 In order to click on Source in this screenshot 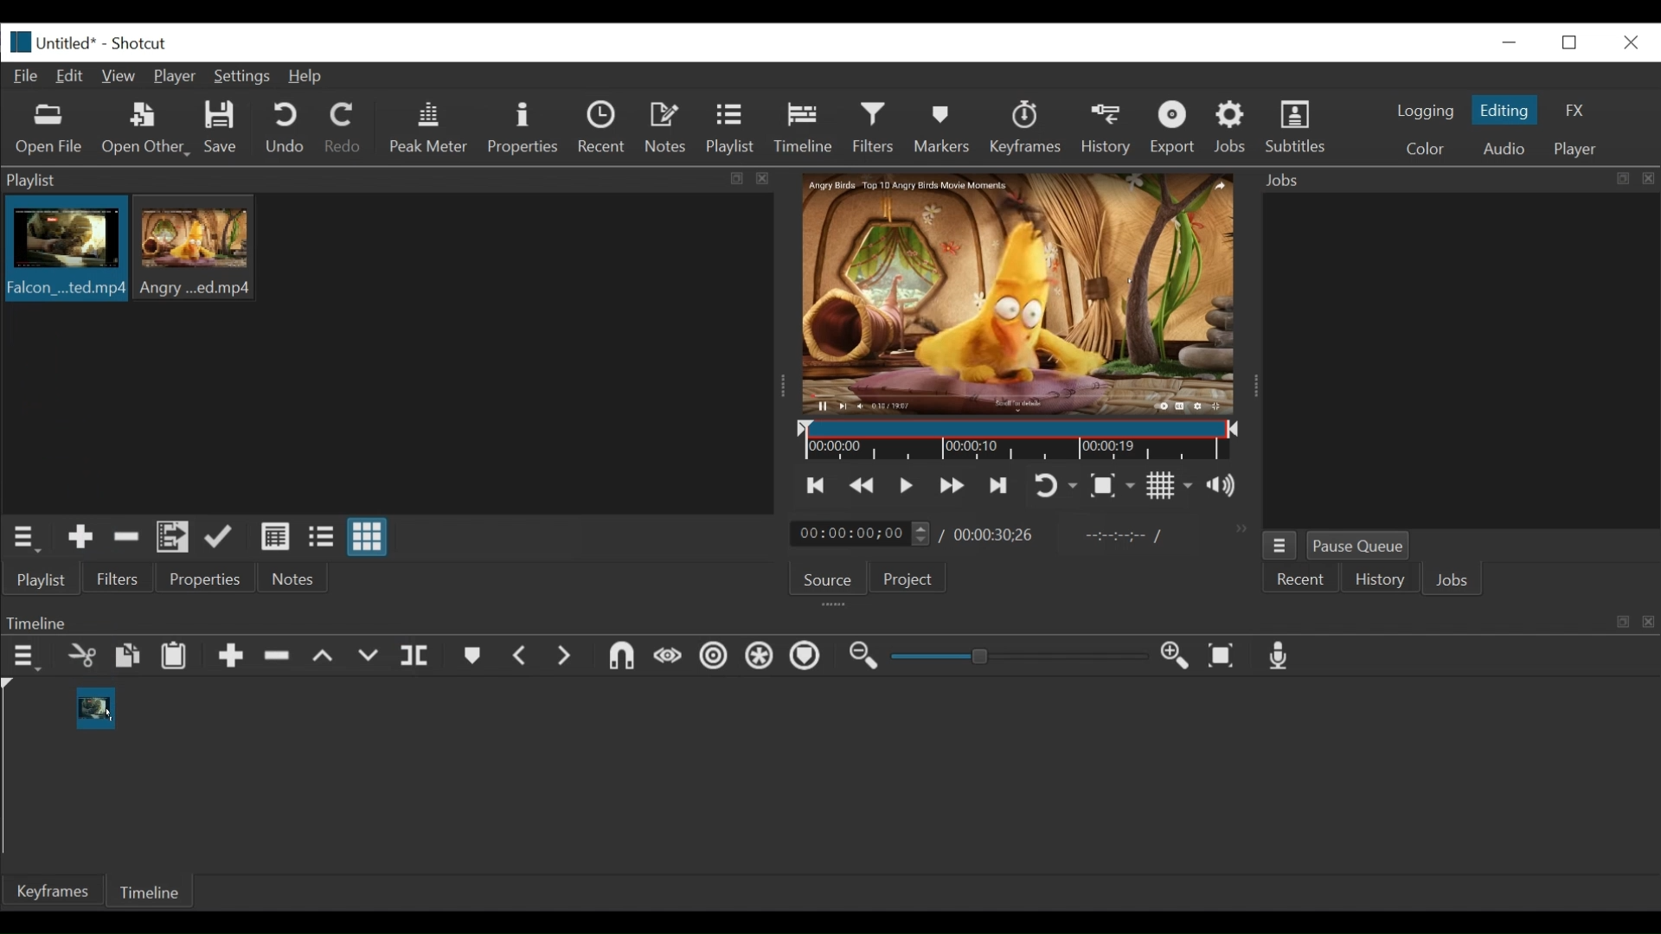, I will do `click(821, 582)`.